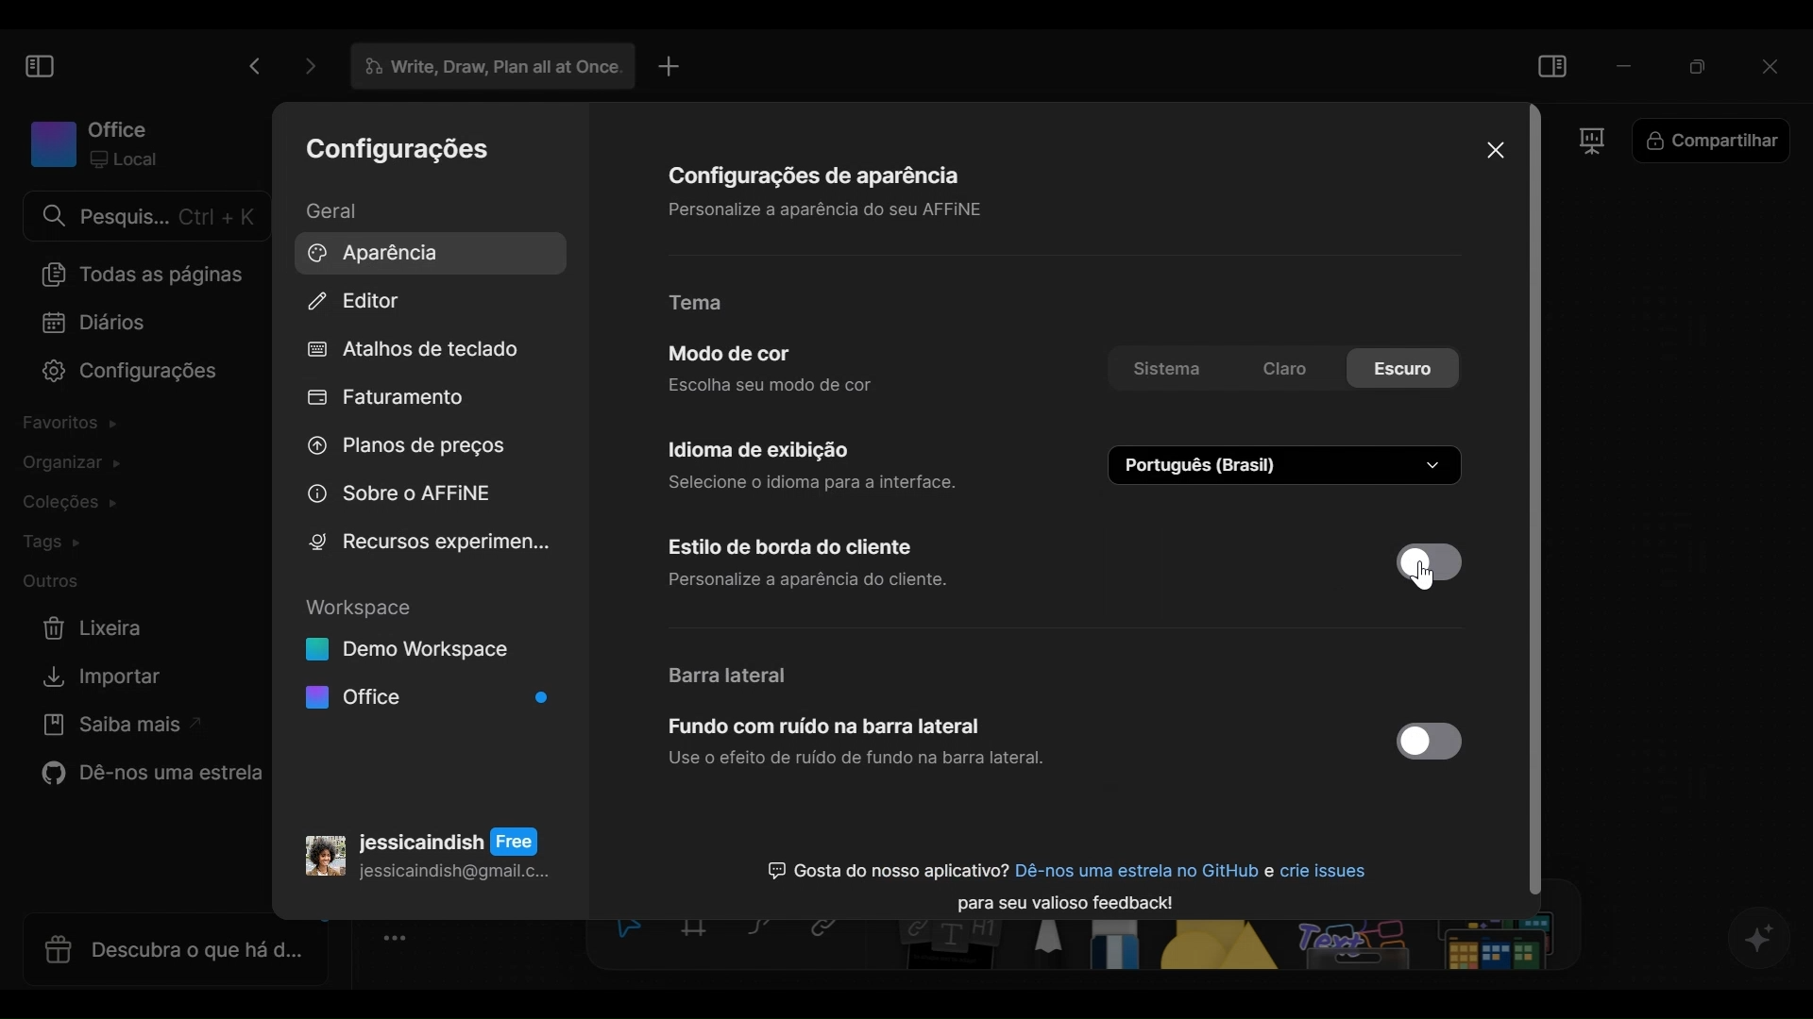 This screenshot has width=1813, height=1019. What do you see at coordinates (167, 948) in the screenshot?
I see `Discover what's new` at bounding box center [167, 948].